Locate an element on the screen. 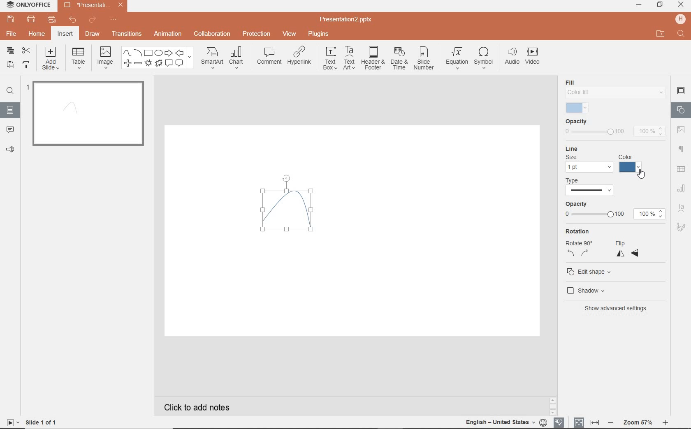  type is located at coordinates (592, 186).